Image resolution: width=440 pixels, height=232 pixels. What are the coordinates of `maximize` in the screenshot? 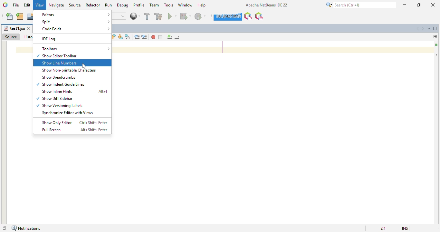 It's located at (419, 5).